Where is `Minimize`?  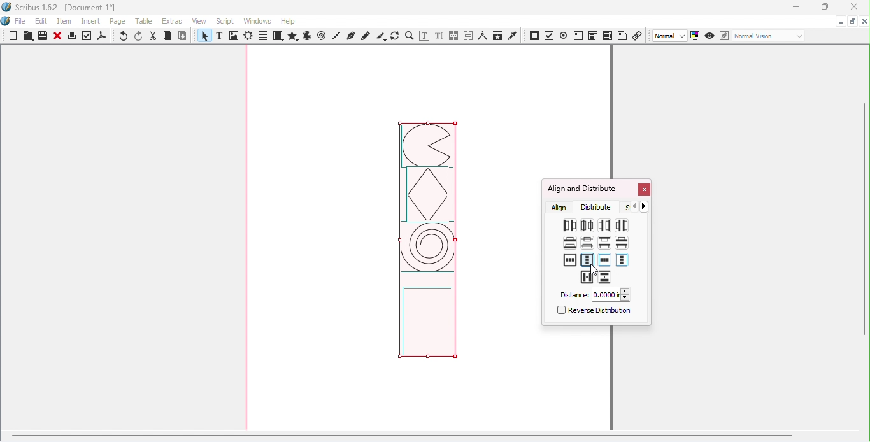
Minimize is located at coordinates (795, 8).